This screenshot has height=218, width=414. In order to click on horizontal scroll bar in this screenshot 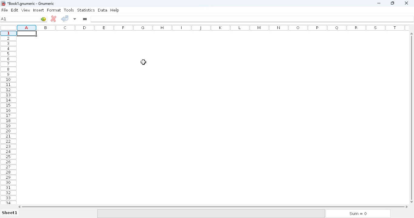, I will do `click(213, 206)`.